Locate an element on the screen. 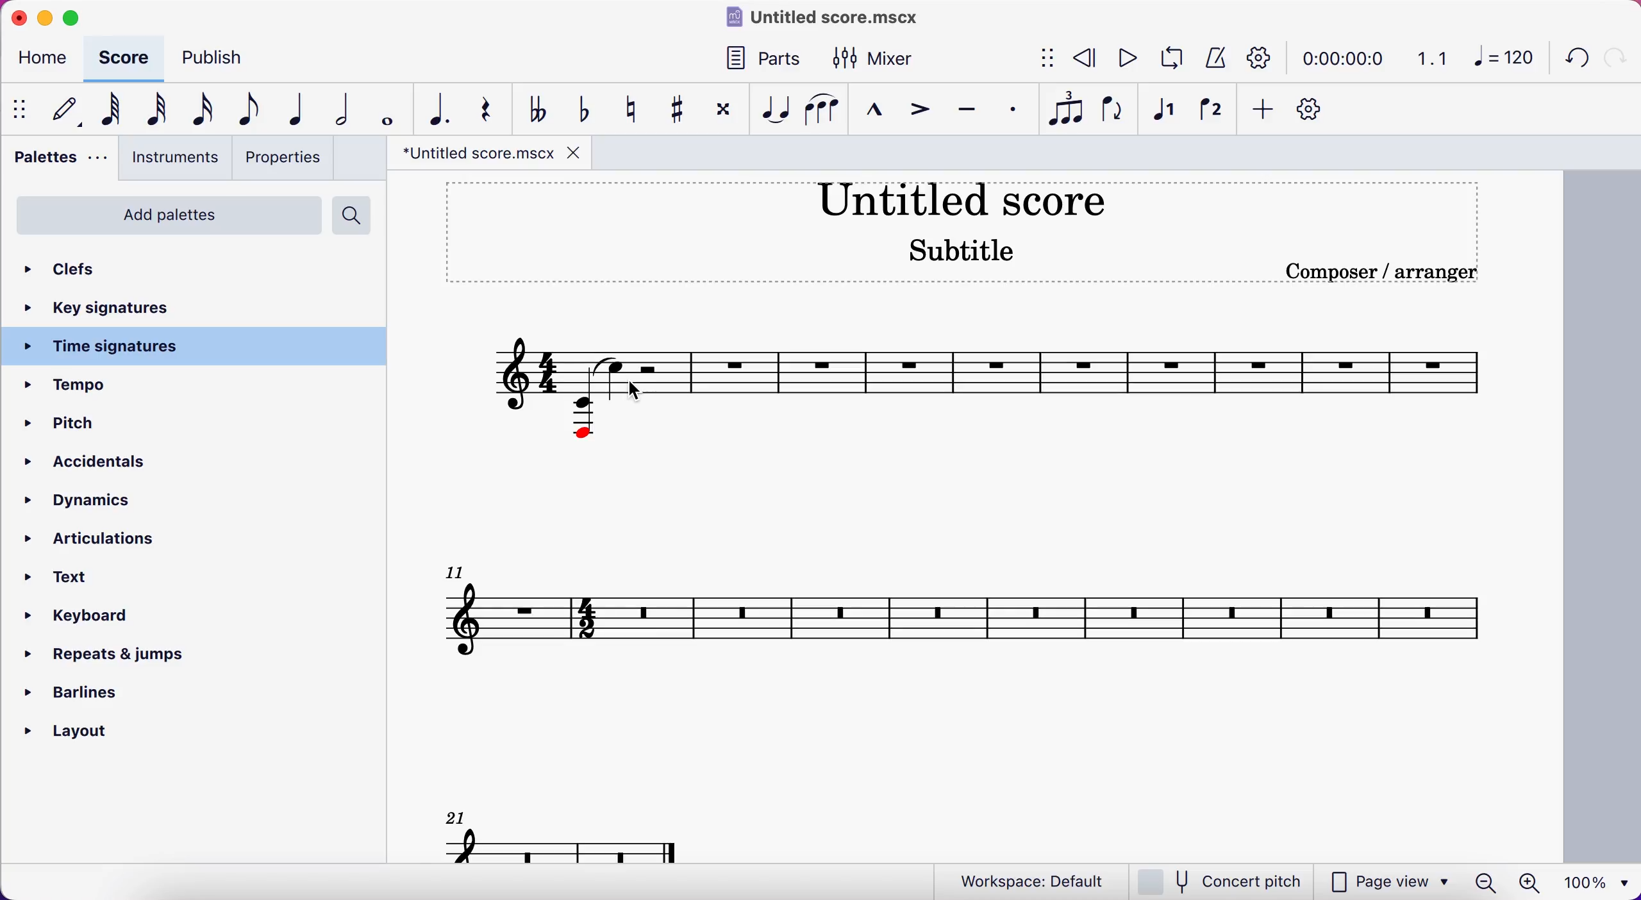 This screenshot has width=1641, height=900. keyboard is located at coordinates (96, 618).